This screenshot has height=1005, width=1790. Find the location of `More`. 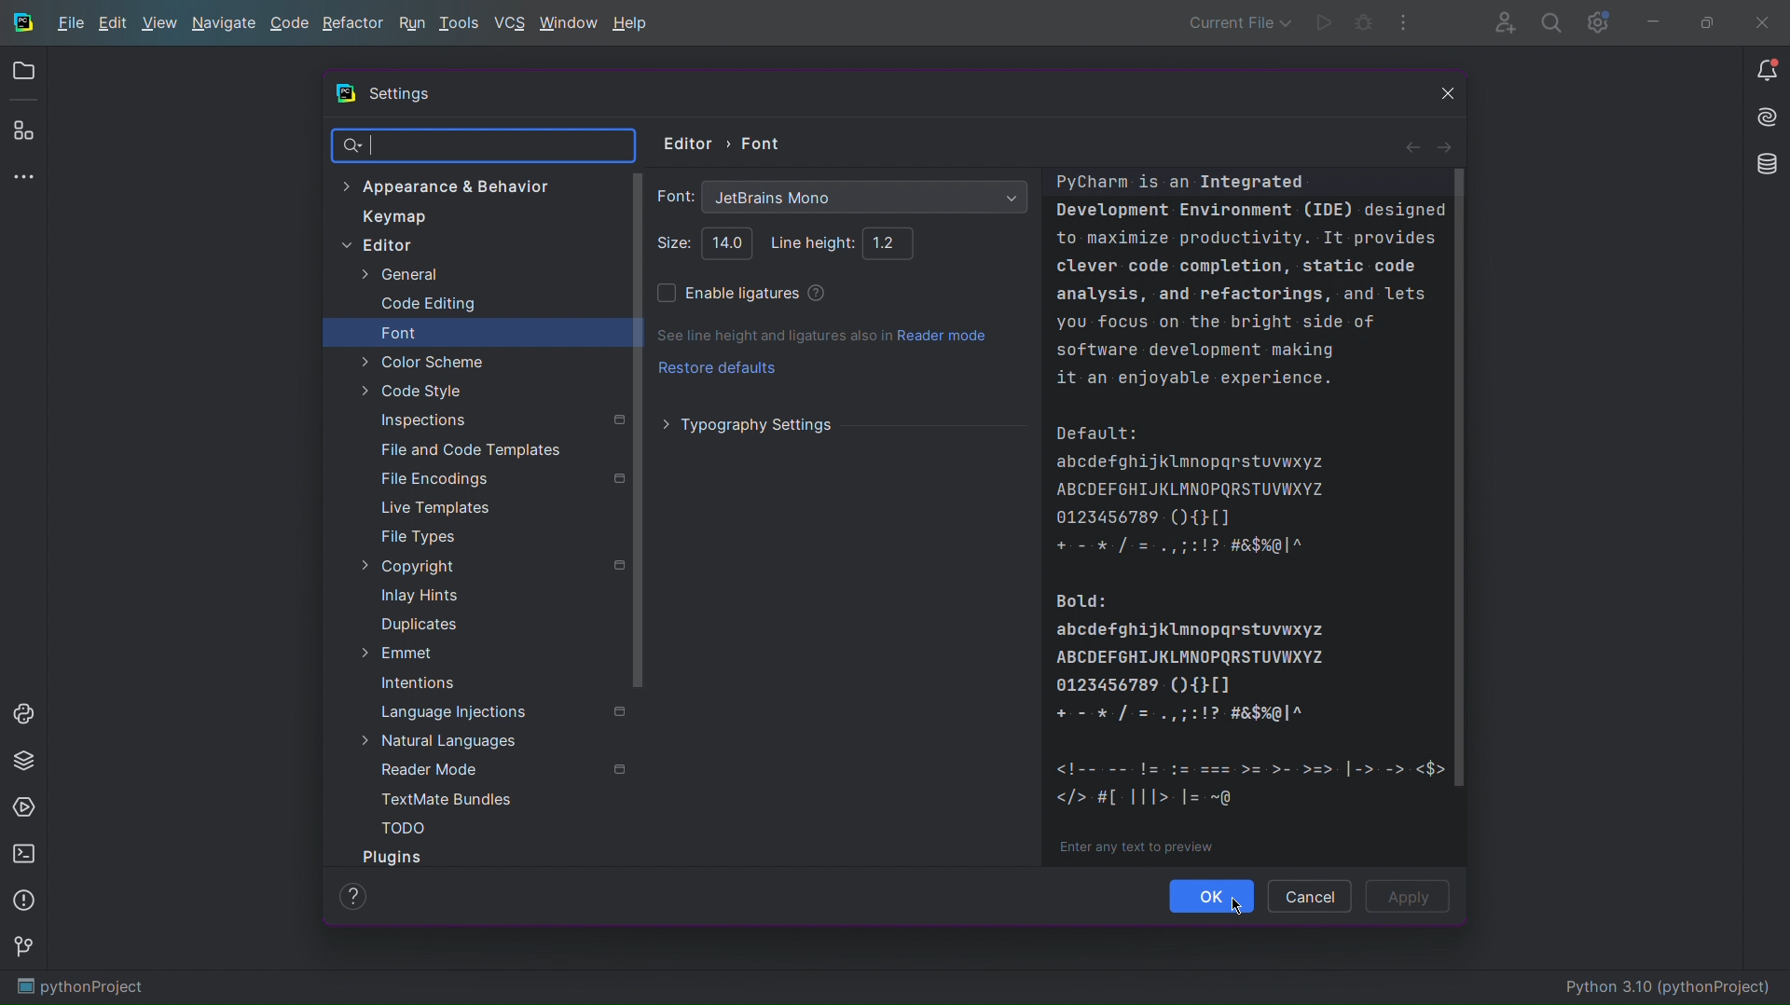

More is located at coordinates (1404, 23).